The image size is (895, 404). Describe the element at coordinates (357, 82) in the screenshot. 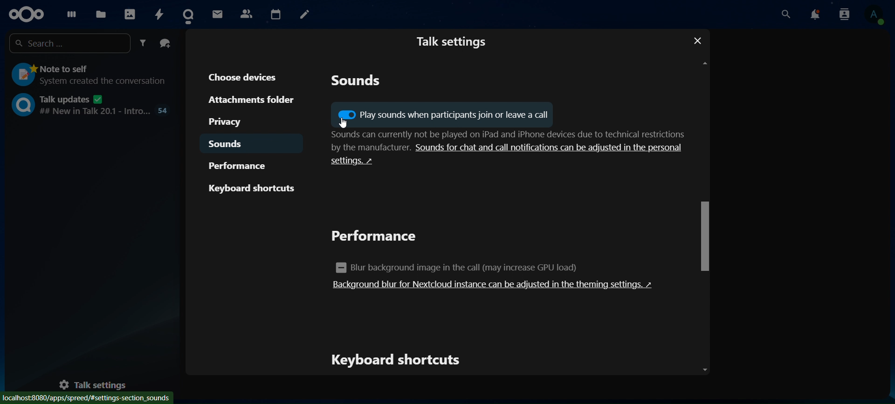

I see `sounds` at that location.